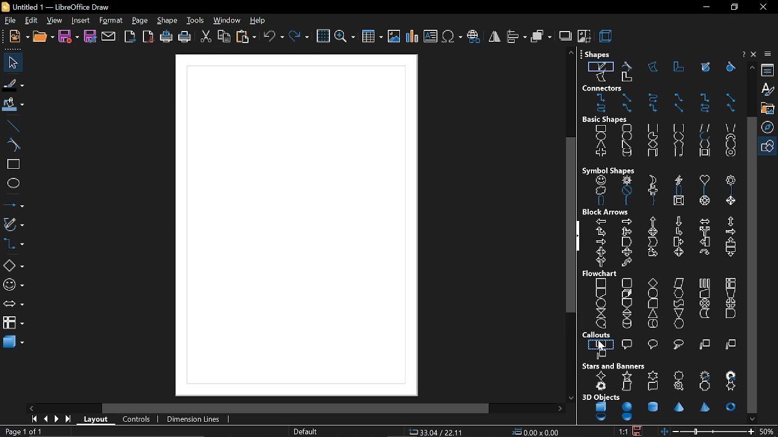 Image resolution: width=778 pixels, height=437 pixels. Describe the element at coordinates (704, 146) in the screenshot. I see `hexagon` at that location.